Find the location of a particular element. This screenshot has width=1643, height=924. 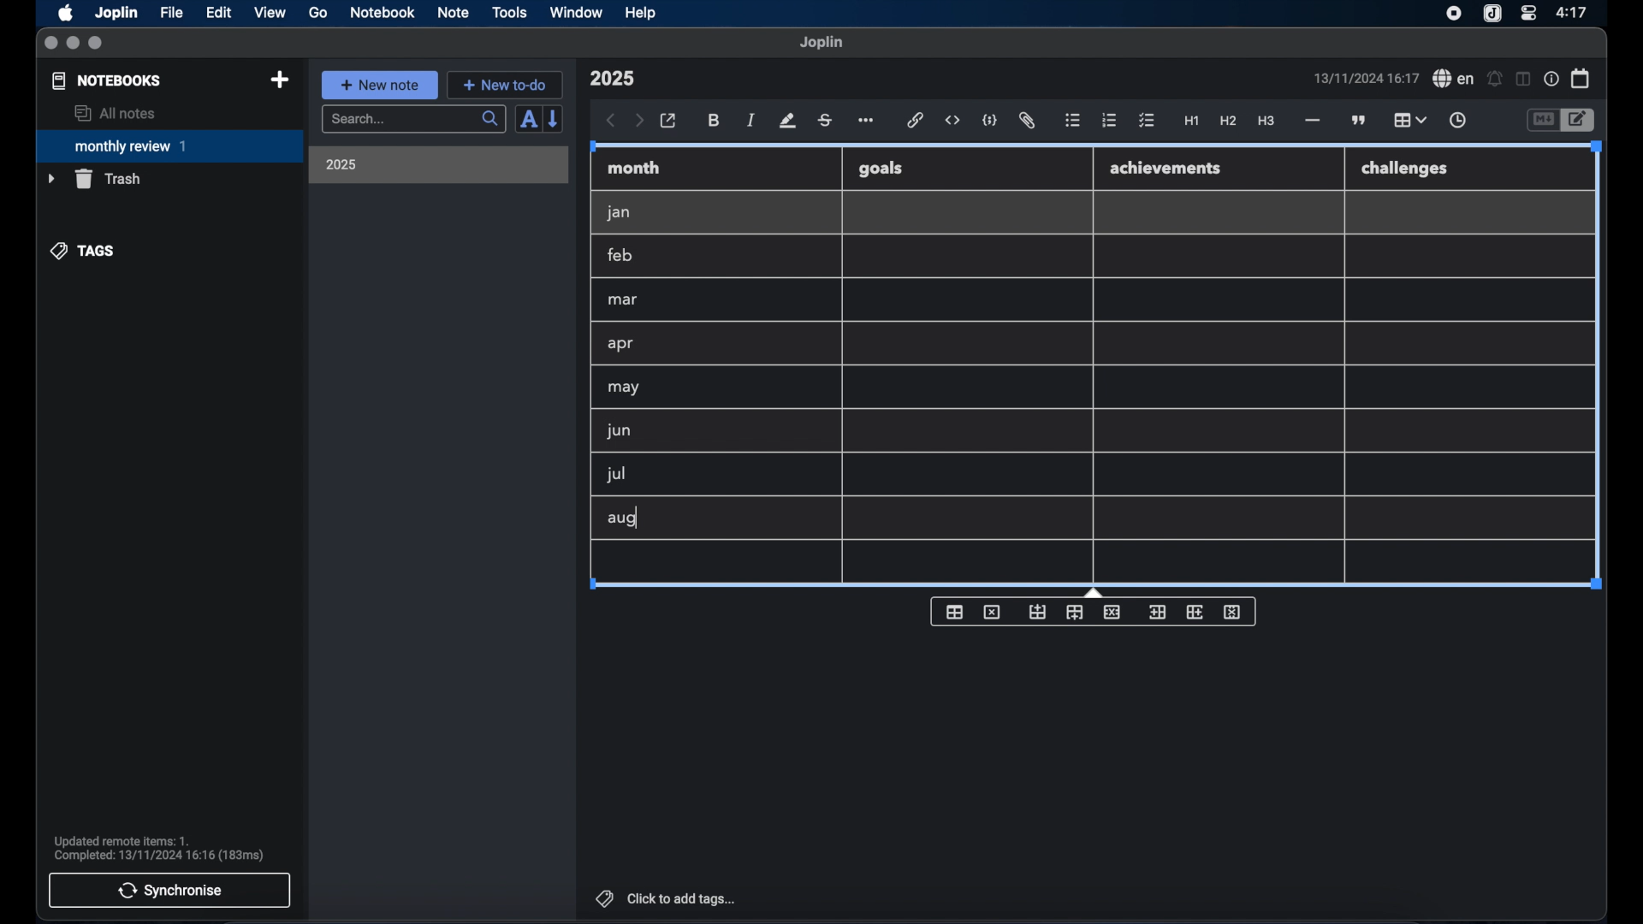

jul is located at coordinates (614, 475).